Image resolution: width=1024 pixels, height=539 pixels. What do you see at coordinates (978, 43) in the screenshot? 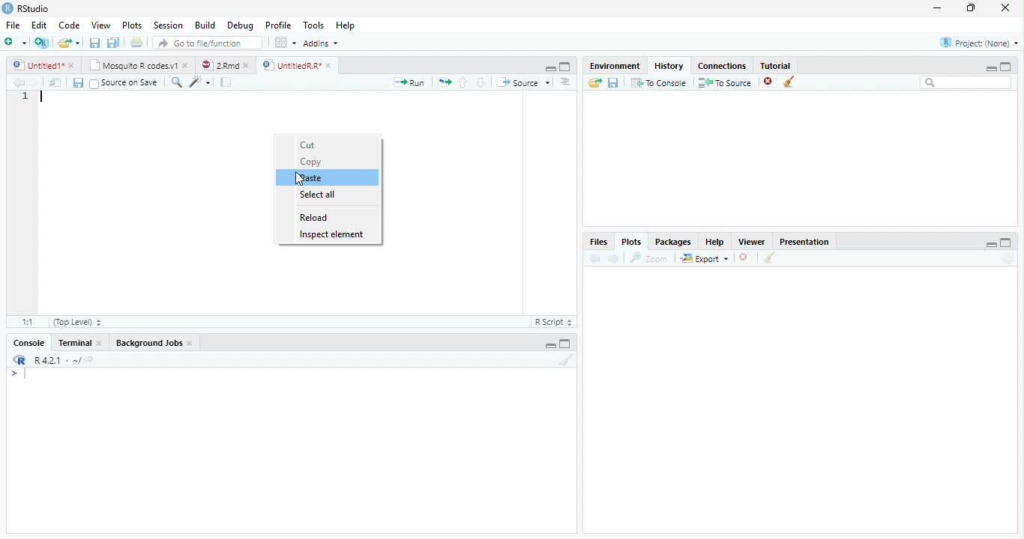
I see `Project: (None)` at bounding box center [978, 43].